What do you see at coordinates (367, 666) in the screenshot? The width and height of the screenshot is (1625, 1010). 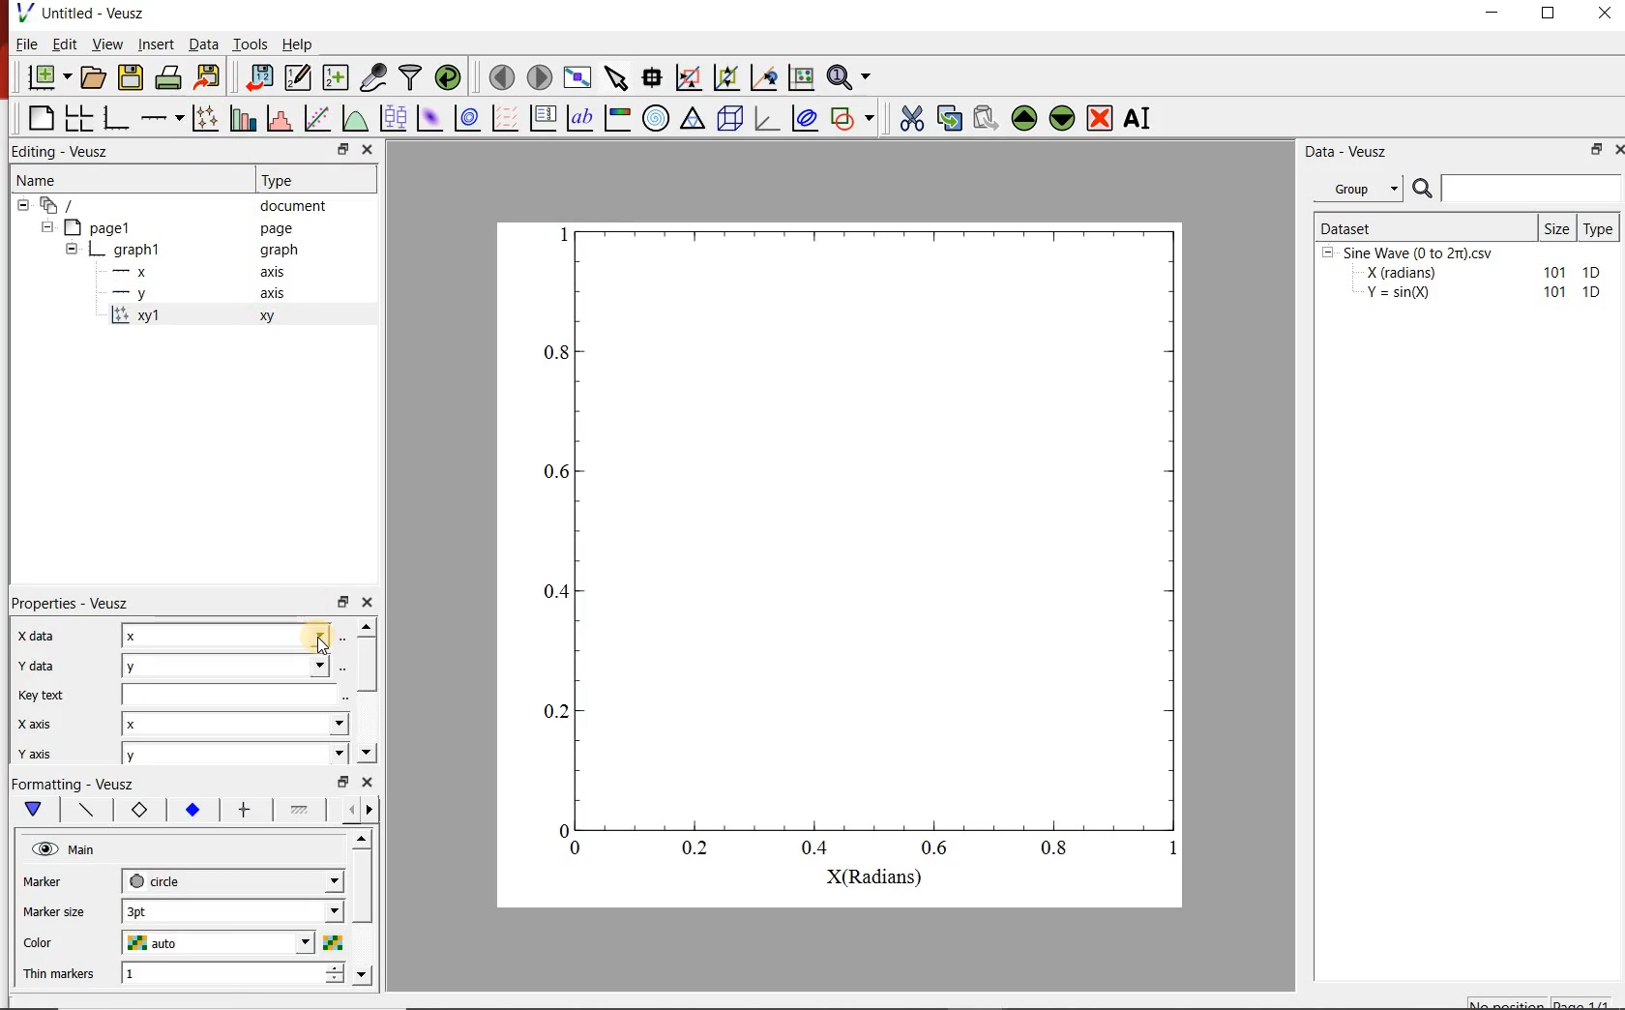 I see `scrollbar` at bounding box center [367, 666].